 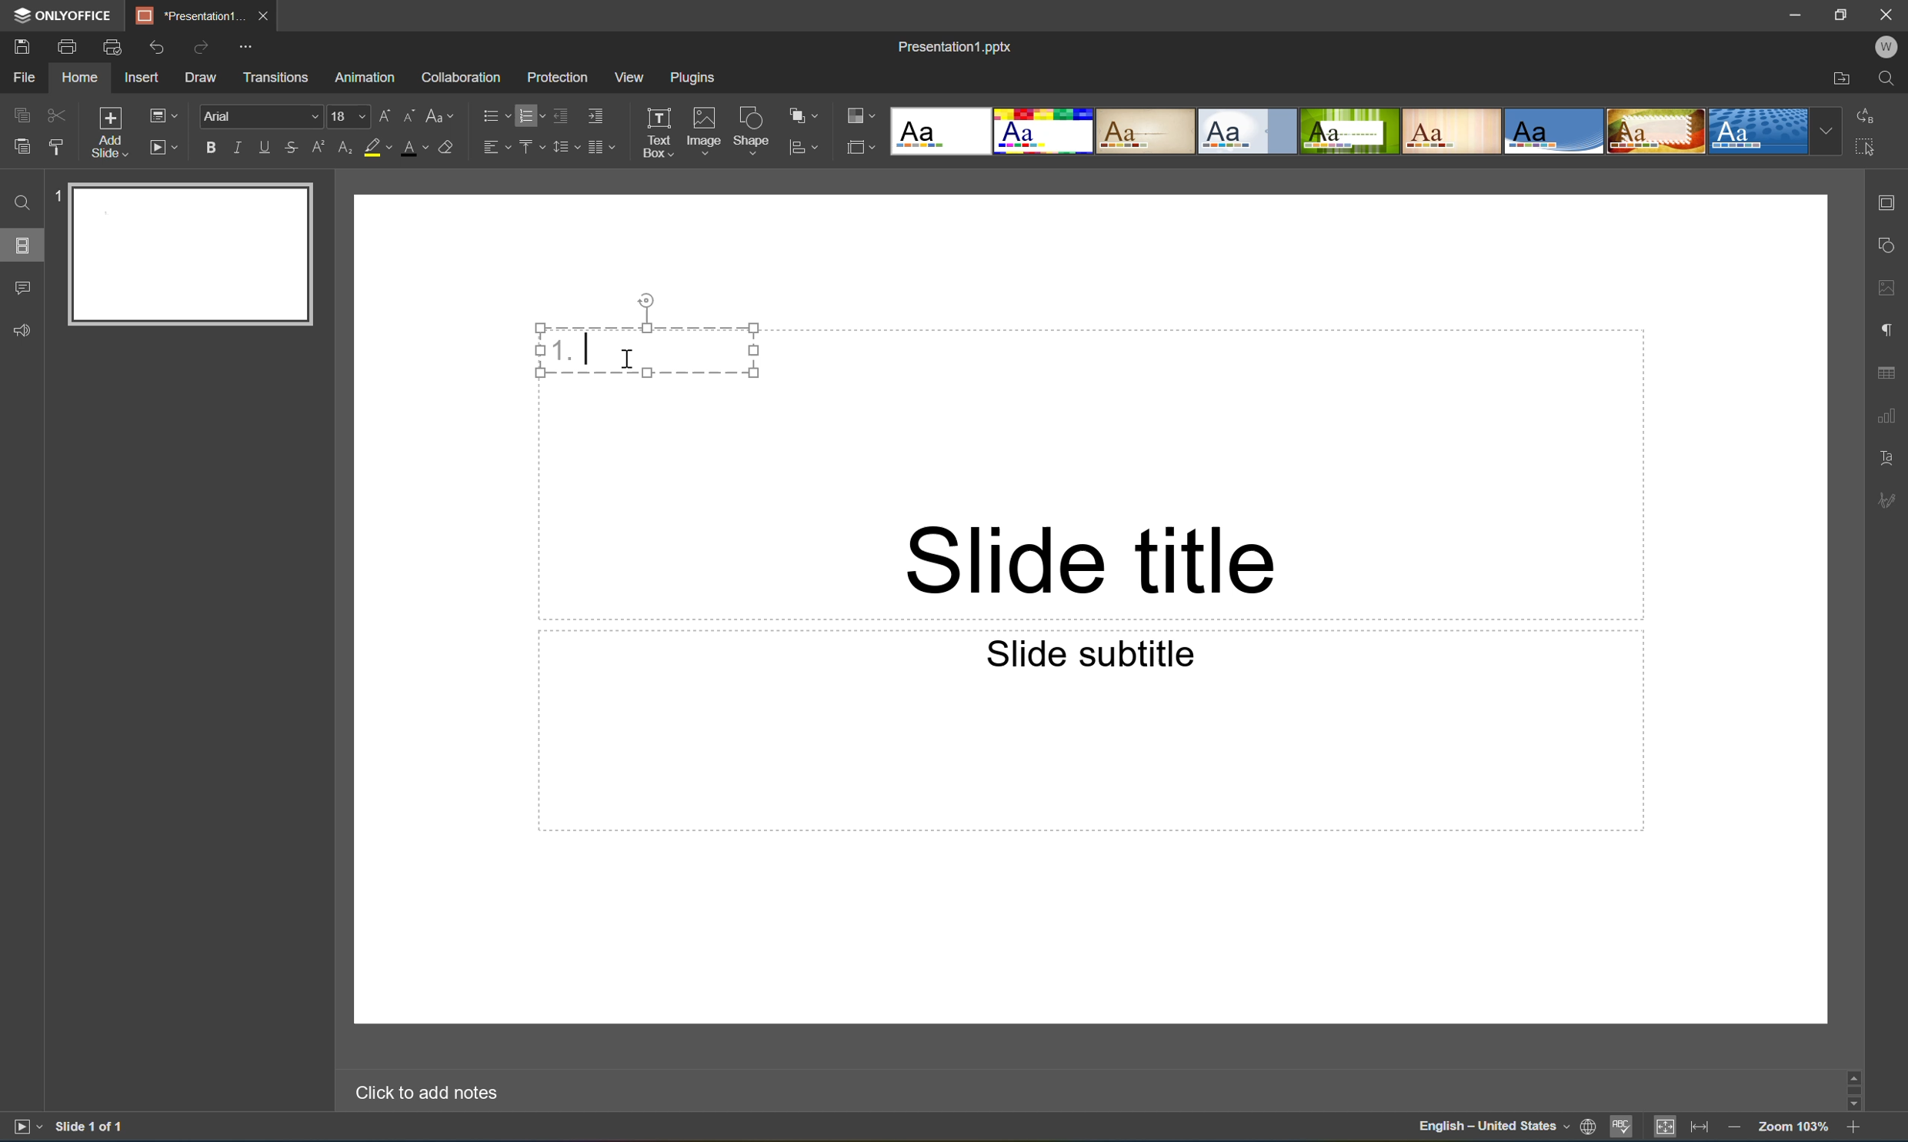 What do you see at coordinates (435, 116) in the screenshot?
I see `Change case` at bounding box center [435, 116].